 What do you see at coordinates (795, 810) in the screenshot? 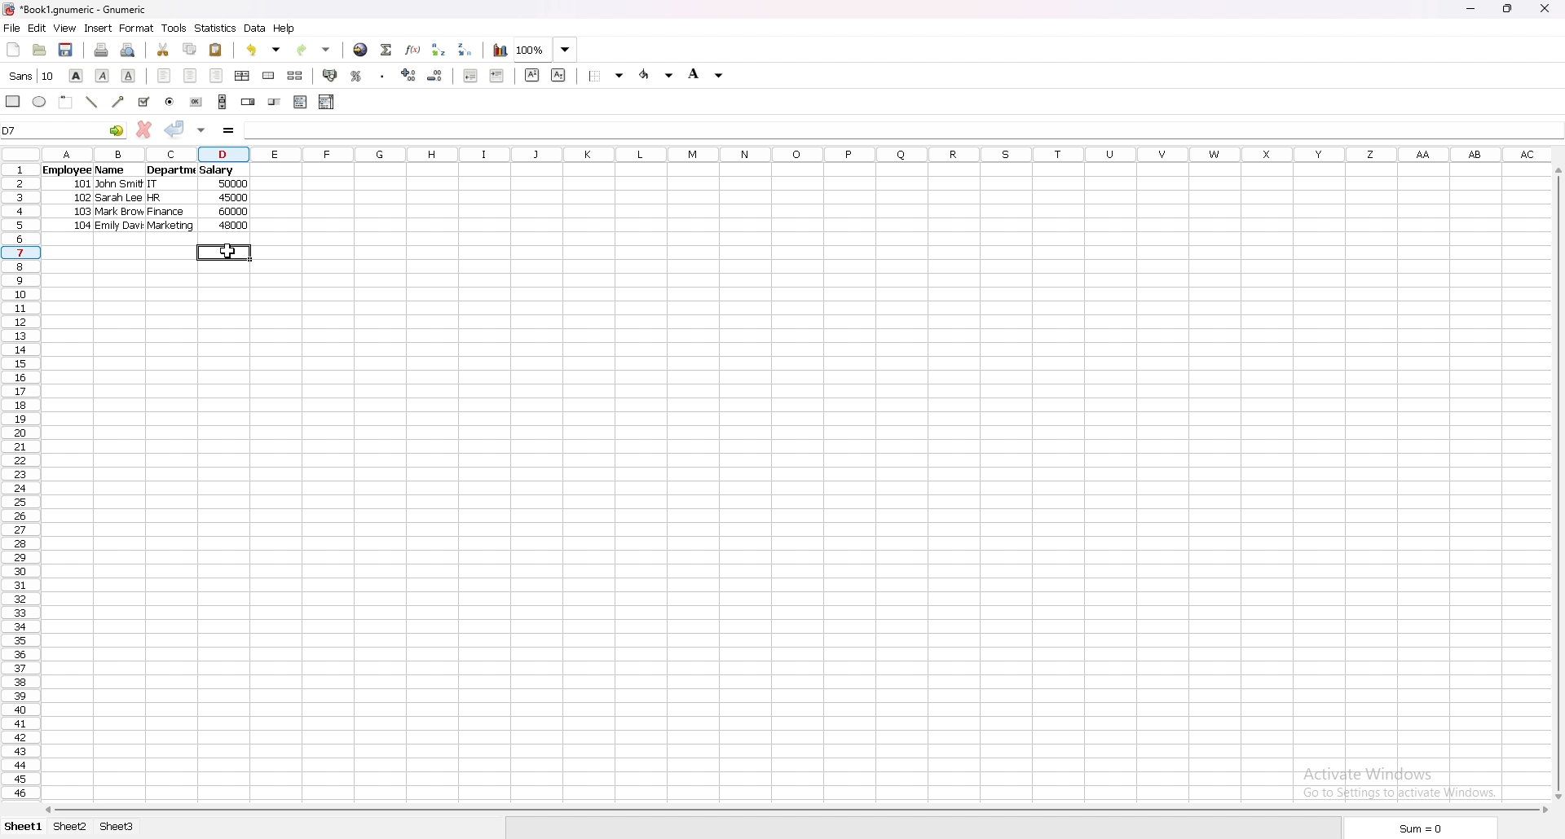
I see `scroll bar` at bounding box center [795, 810].